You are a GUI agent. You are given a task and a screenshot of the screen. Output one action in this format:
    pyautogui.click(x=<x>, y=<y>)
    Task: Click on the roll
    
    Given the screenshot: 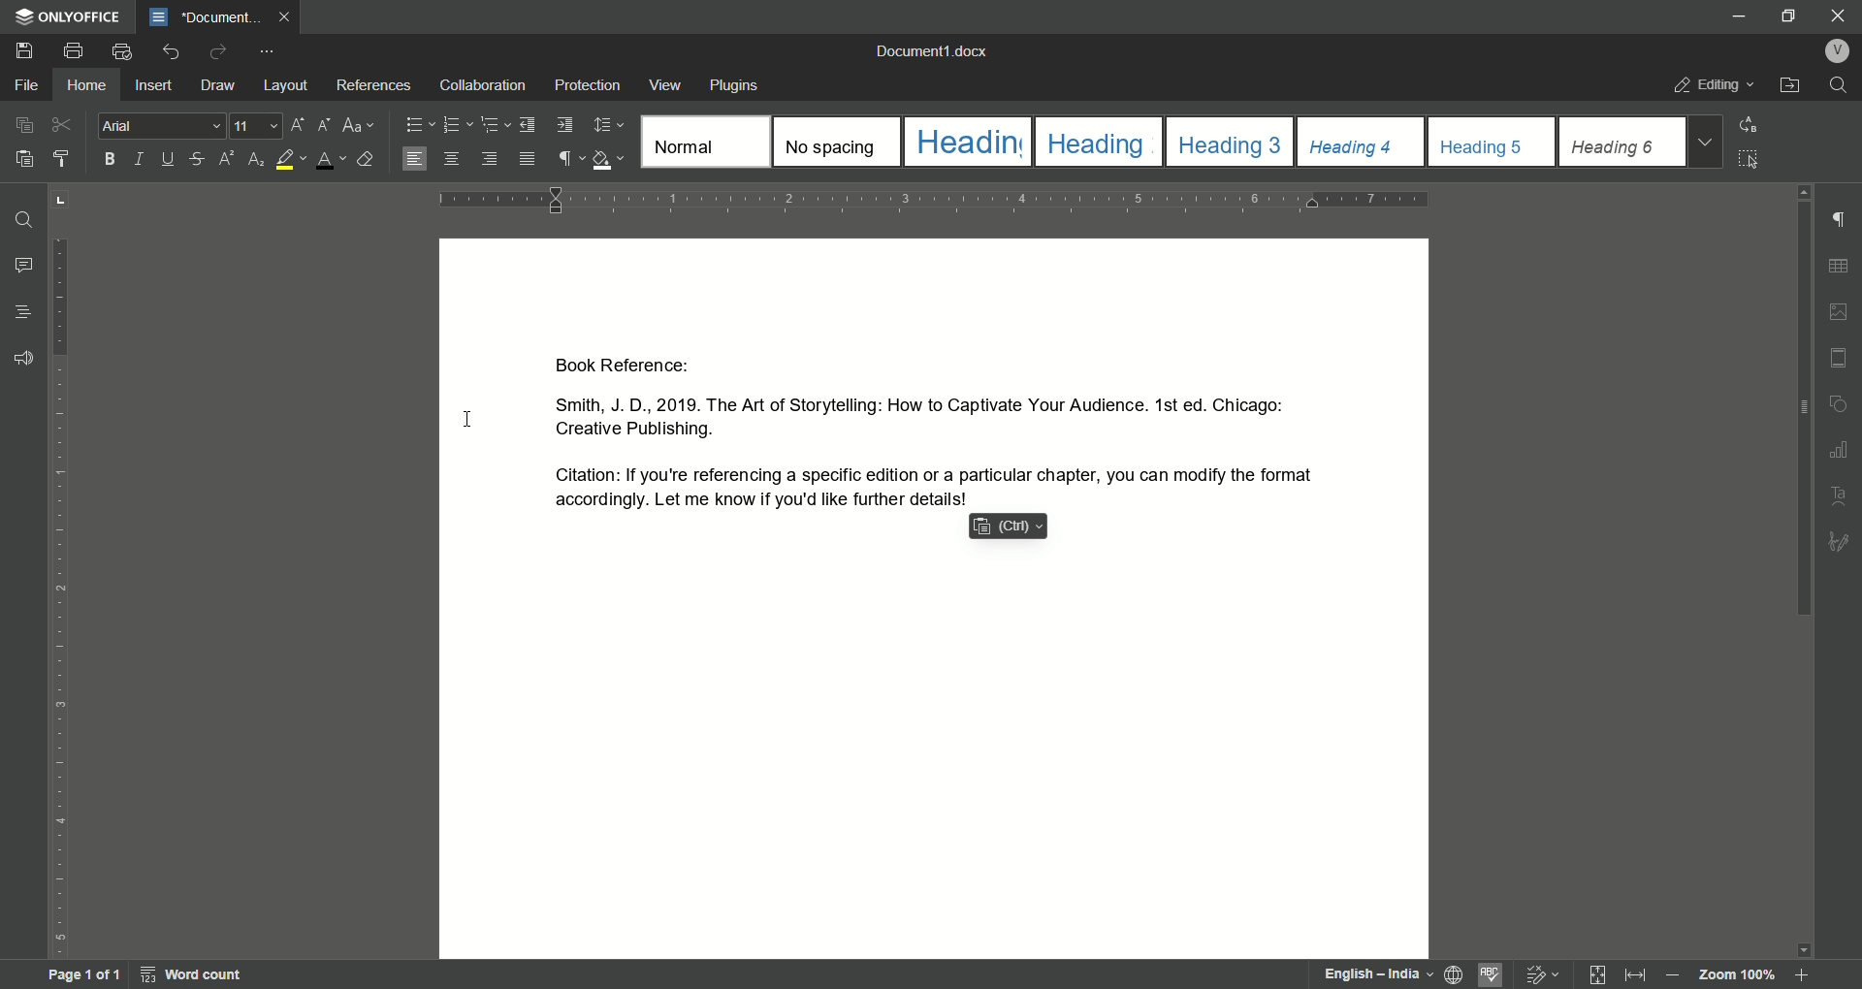 What is the action you would take?
    pyautogui.click(x=1805, y=194)
    